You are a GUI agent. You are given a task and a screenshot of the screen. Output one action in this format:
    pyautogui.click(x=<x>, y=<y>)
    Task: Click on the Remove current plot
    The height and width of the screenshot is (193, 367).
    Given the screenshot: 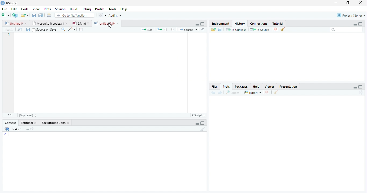 What is the action you would take?
    pyautogui.click(x=267, y=92)
    